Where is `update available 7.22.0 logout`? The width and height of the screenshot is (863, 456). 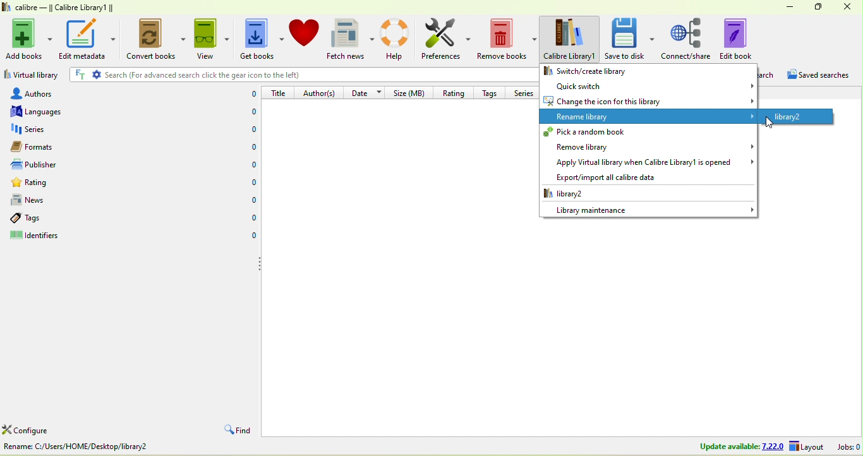
update available 7.22.0 logout is located at coordinates (757, 447).